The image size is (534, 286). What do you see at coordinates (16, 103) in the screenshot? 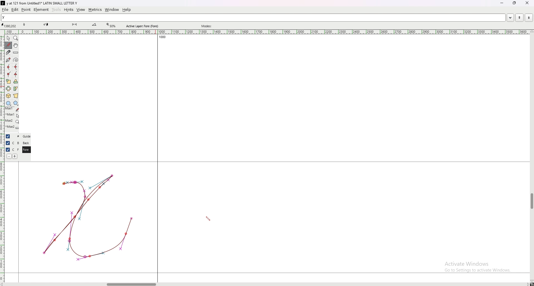
I see `polygon or star` at bounding box center [16, 103].